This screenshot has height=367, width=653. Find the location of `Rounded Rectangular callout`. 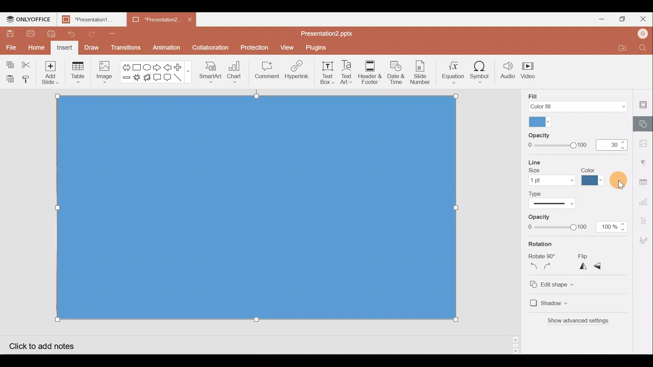

Rounded Rectangular callout is located at coordinates (168, 78).